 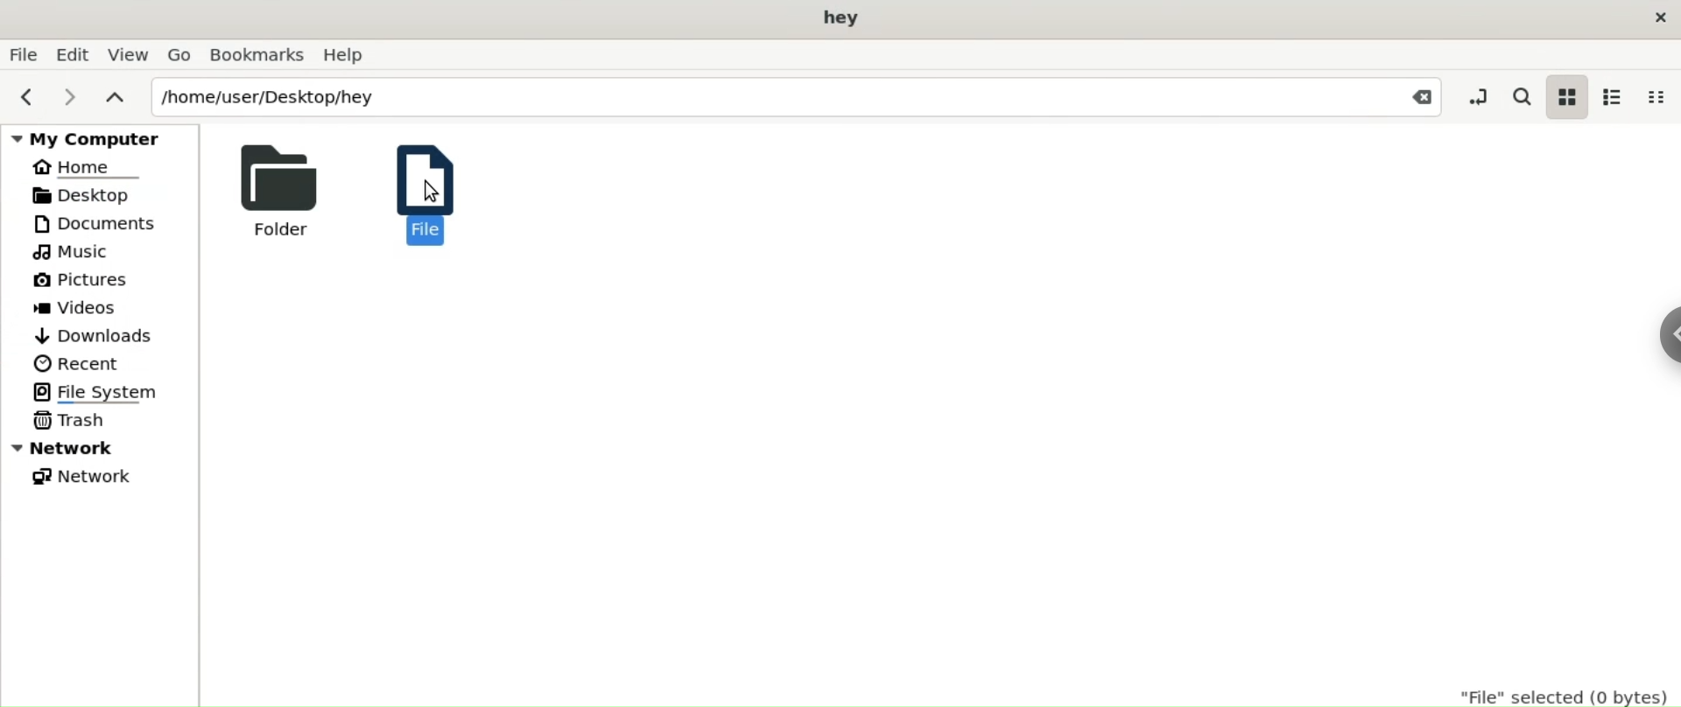 What do you see at coordinates (80, 364) in the screenshot?
I see `Recent` at bounding box center [80, 364].